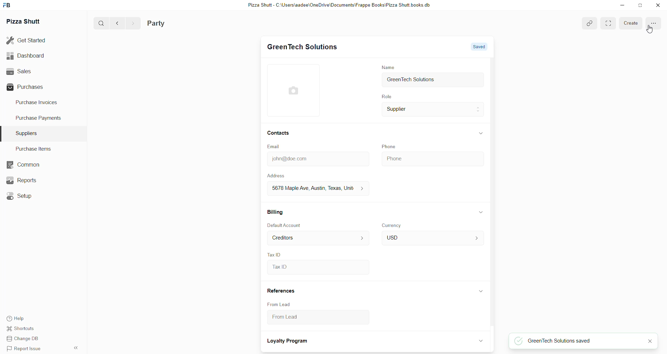  I want to click on Suppliers, so click(28, 133).